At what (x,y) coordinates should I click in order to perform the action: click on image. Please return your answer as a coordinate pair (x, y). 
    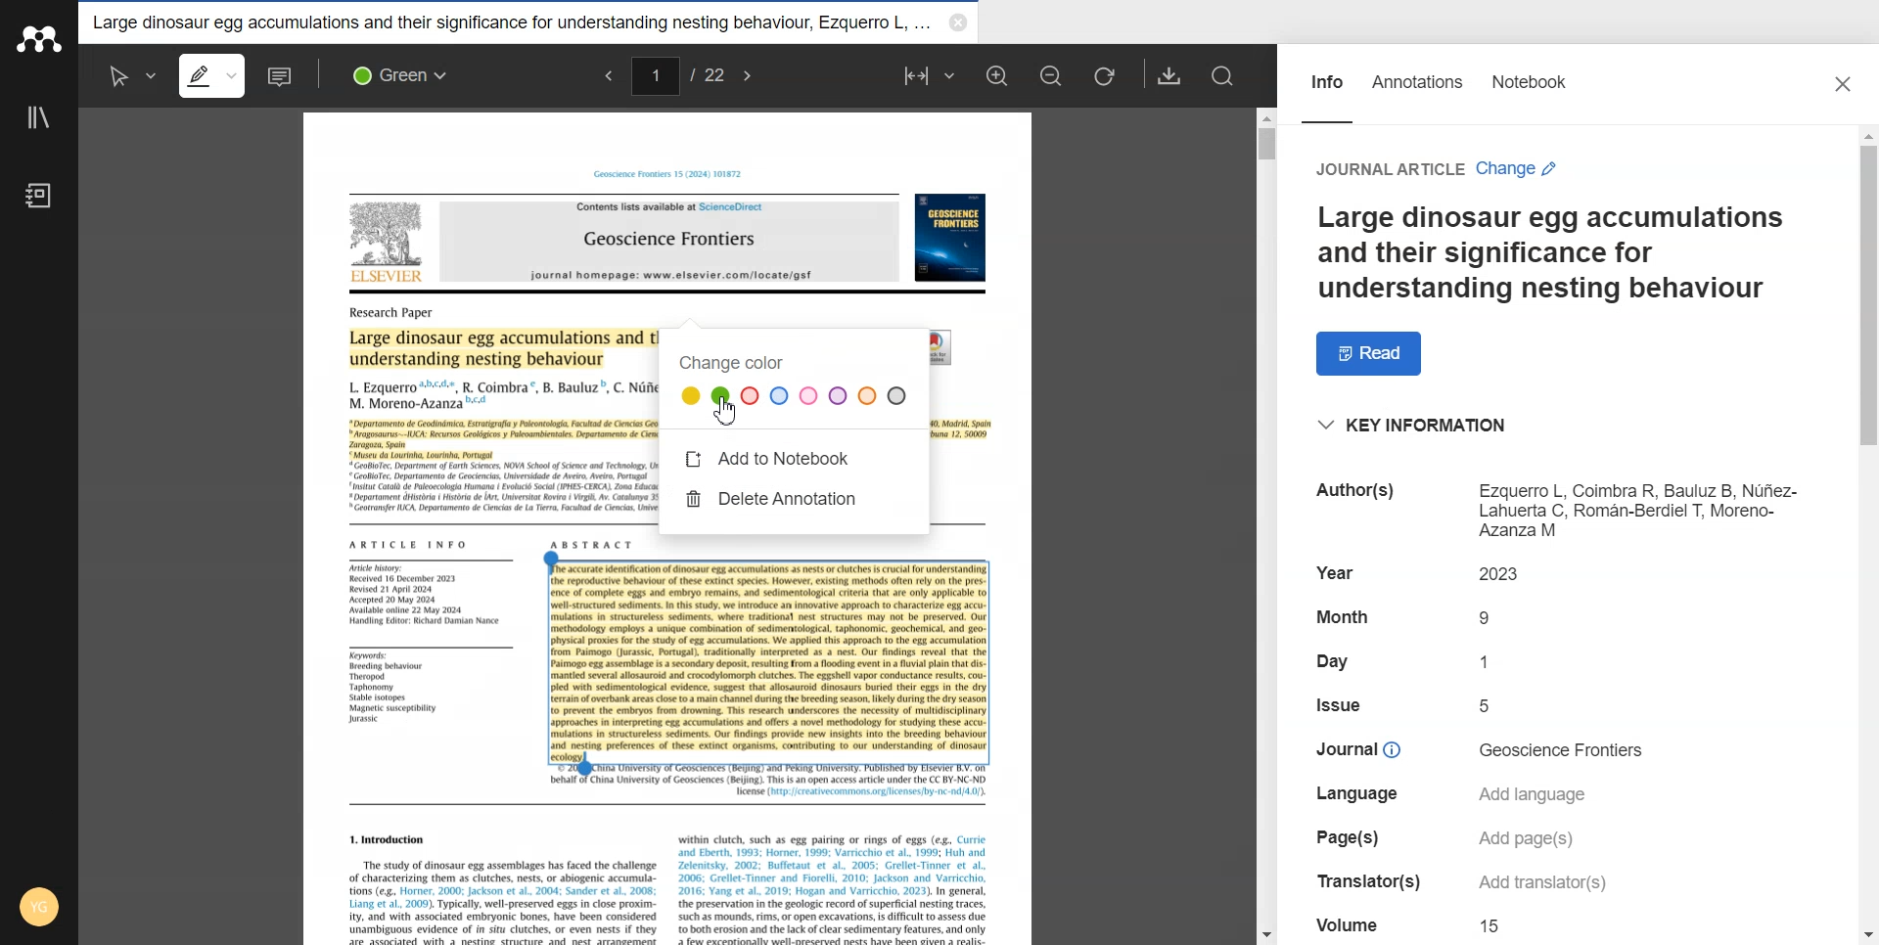
    Looking at the image, I should click on (390, 243).